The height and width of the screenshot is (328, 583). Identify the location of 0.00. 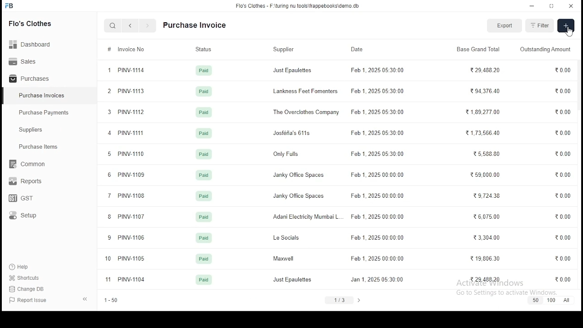
(563, 92).